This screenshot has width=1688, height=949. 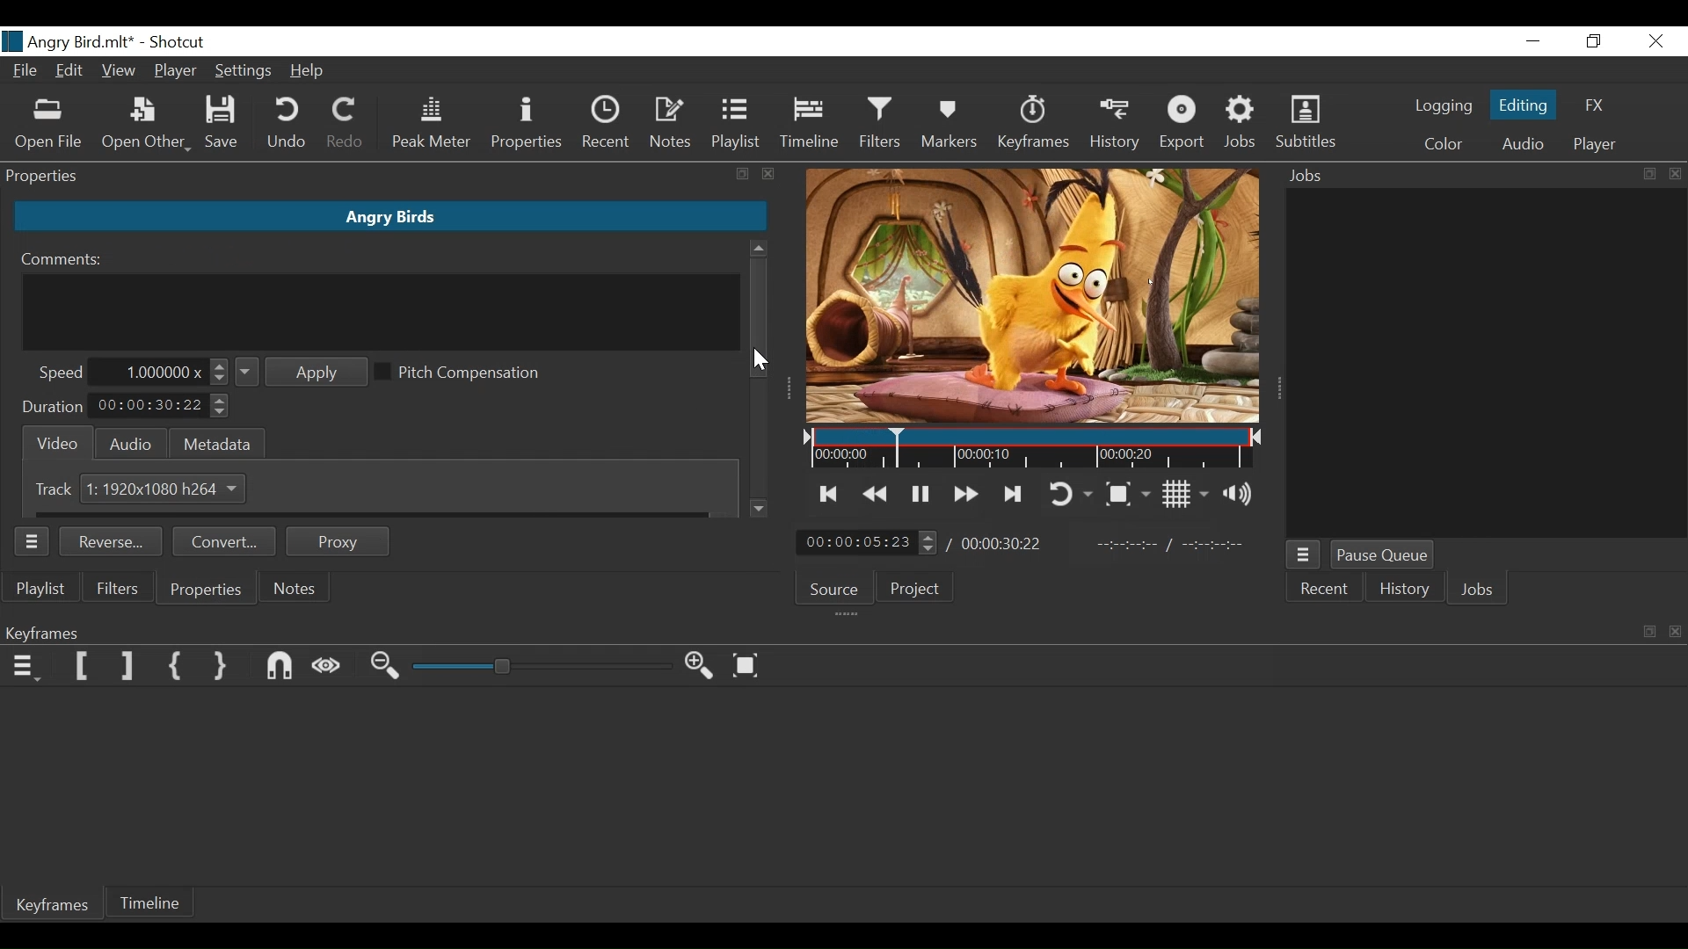 What do you see at coordinates (66, 488) in the screenshot?
I see `Track 1` at bounding box center [66, 488].